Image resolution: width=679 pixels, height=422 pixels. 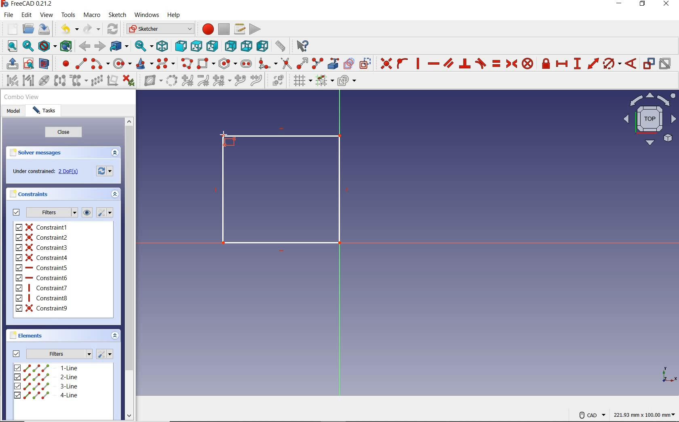 What do you see at coordinates (42, 257) in the screenshot?
I see `constraint4` at bounding box center [42, 257].